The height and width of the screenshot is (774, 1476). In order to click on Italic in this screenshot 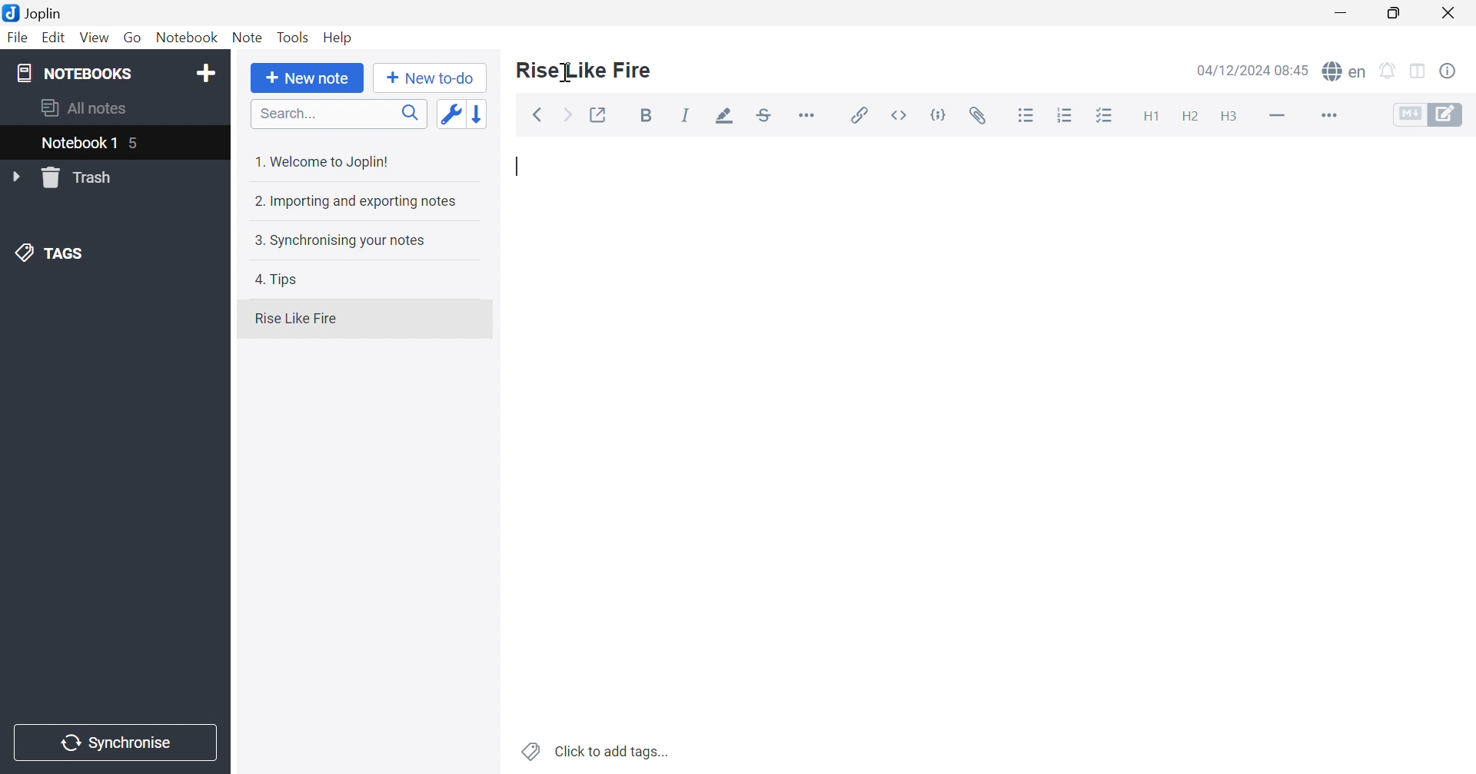, I will do `click(685, 114)`.